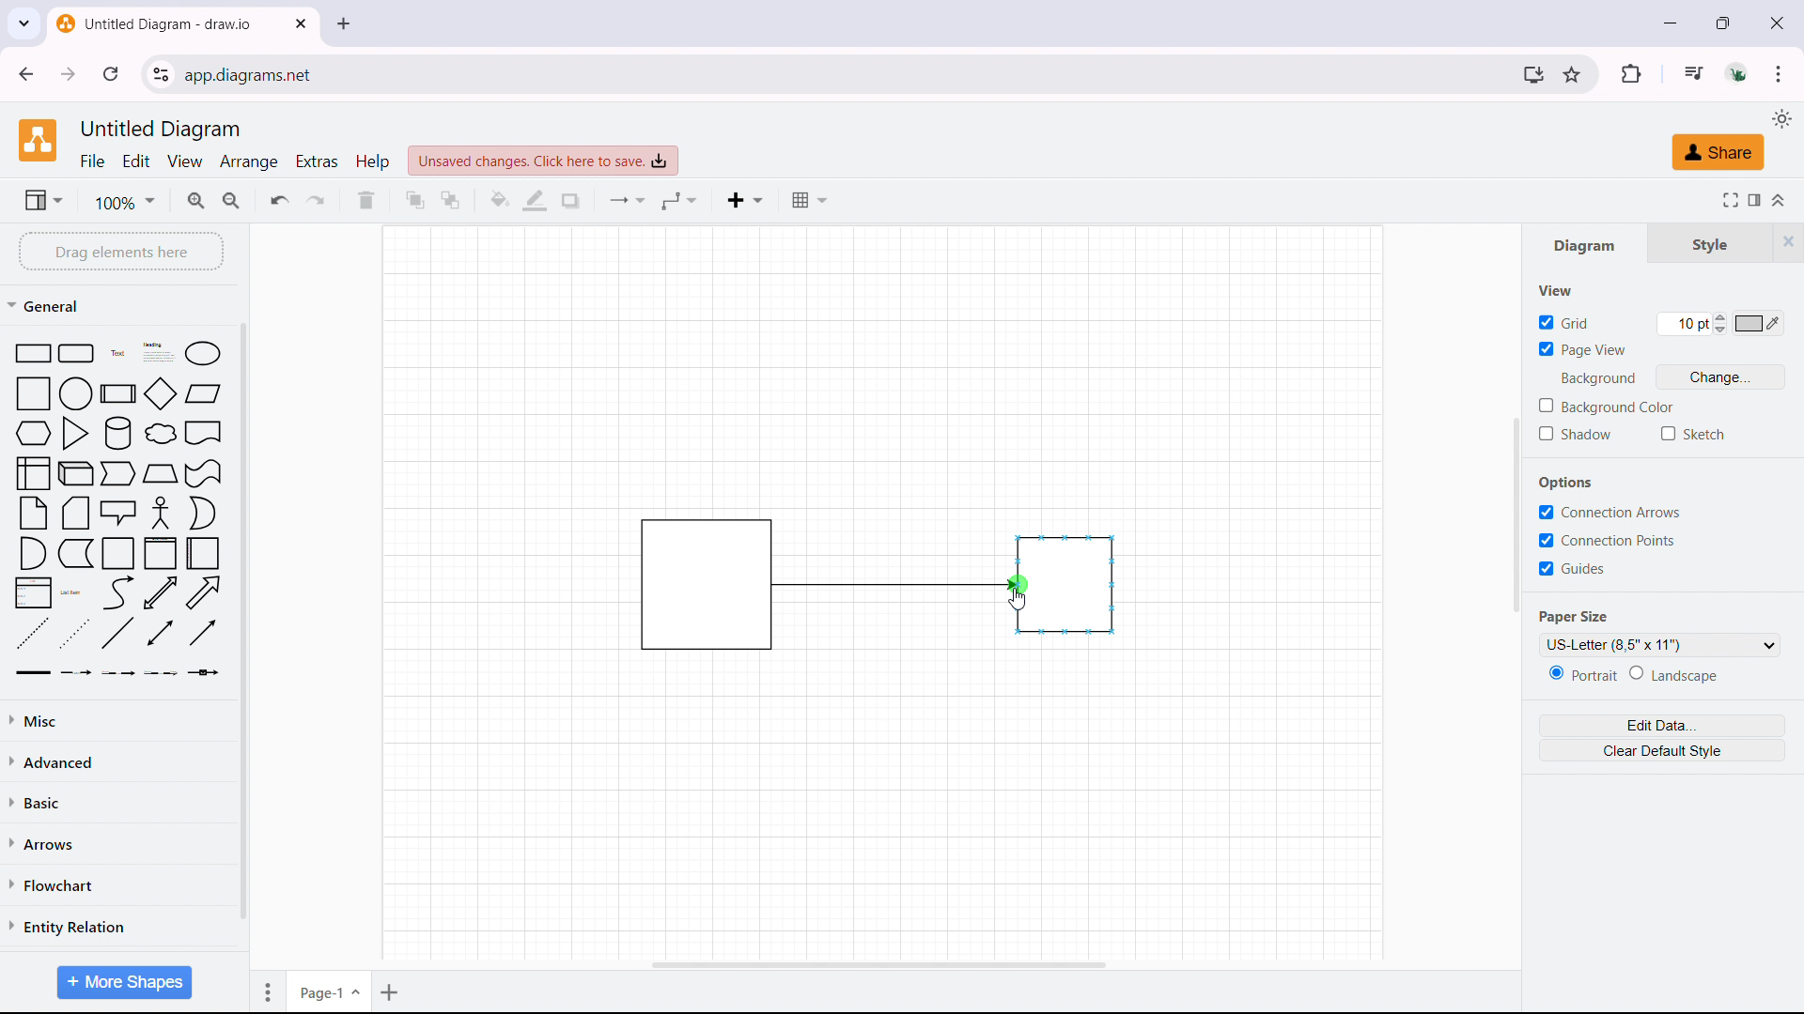  Describe the element at coordinates (186, 162) in the screenshot. I see `view` at that location.